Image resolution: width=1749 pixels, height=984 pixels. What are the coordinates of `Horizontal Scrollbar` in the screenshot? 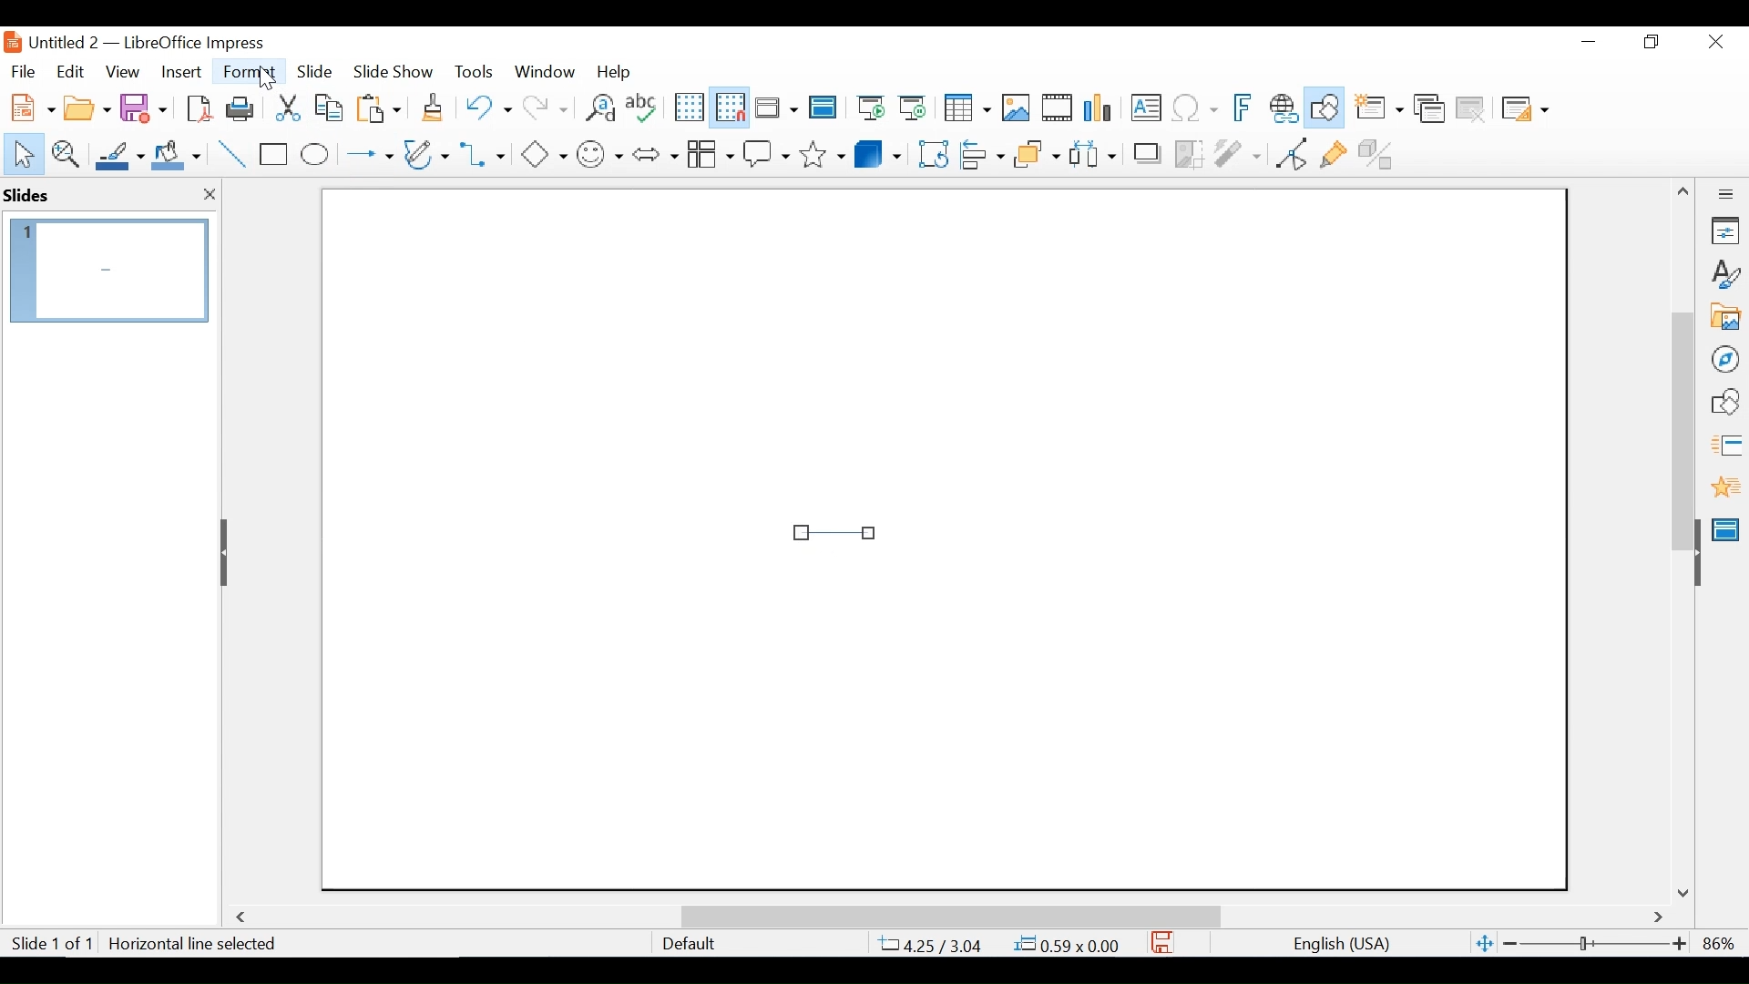 It's located at (949, 916).